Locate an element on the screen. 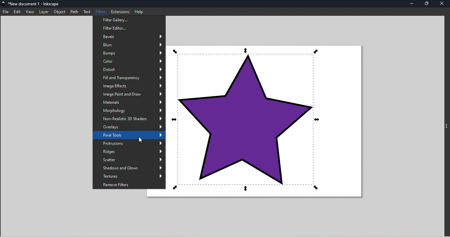  District is located at coordinates (129, 70).